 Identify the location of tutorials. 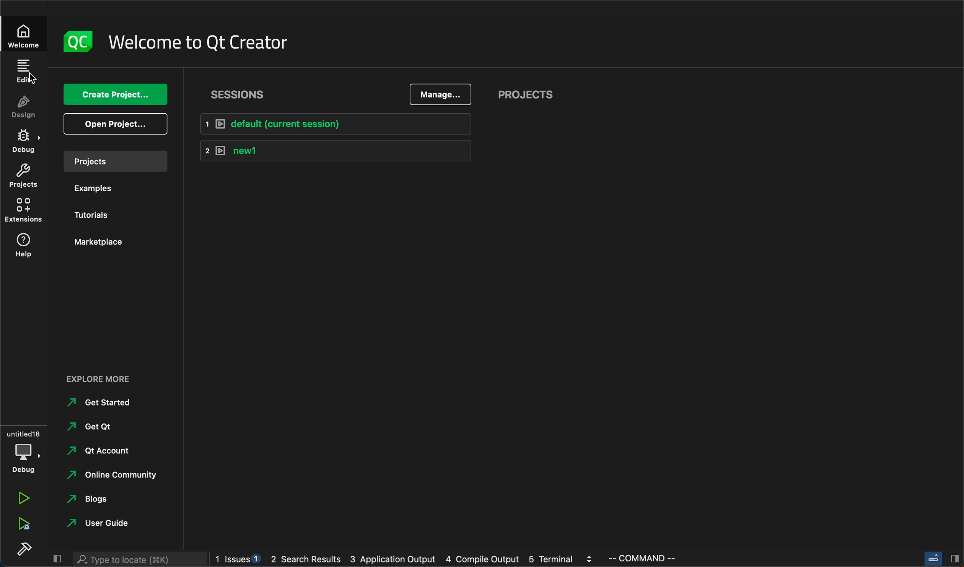
(97, 215).